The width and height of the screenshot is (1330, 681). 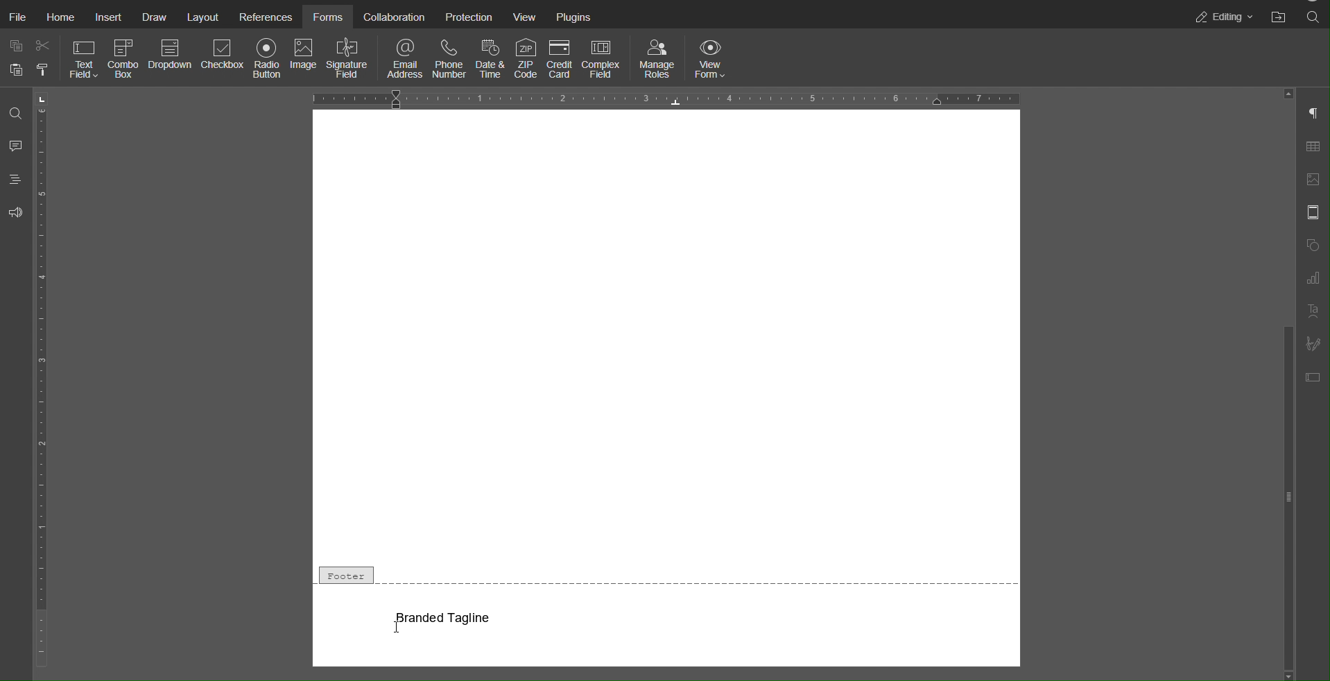 I want to click on Home, so click(x=62, y=17).